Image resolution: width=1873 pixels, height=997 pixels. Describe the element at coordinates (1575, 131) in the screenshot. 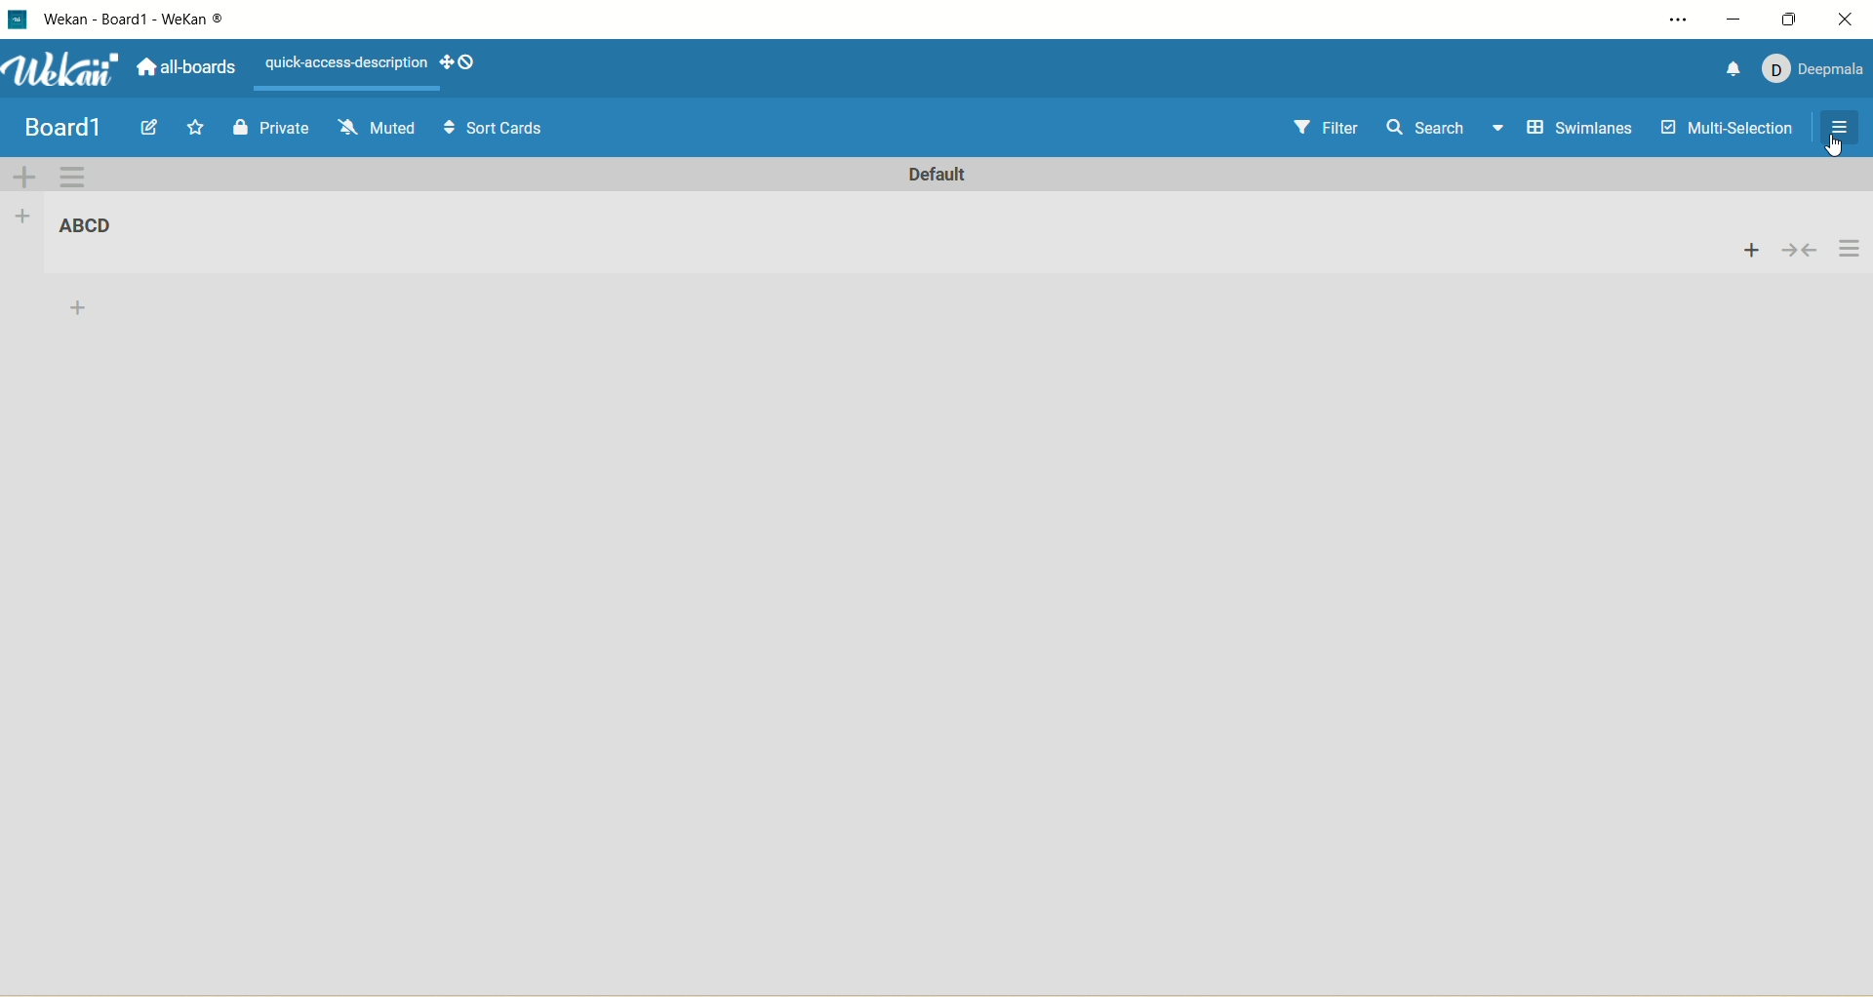

I see `swimlanes` at that location.